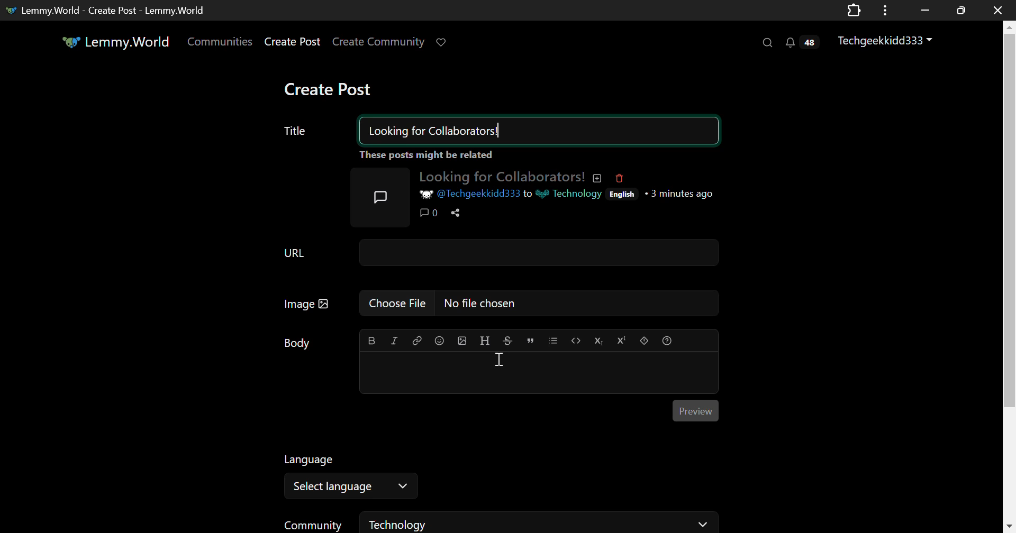  What do you see at coordinates (577, 341) in the screenshot?
I see `code` at bounding box center [577, 341].